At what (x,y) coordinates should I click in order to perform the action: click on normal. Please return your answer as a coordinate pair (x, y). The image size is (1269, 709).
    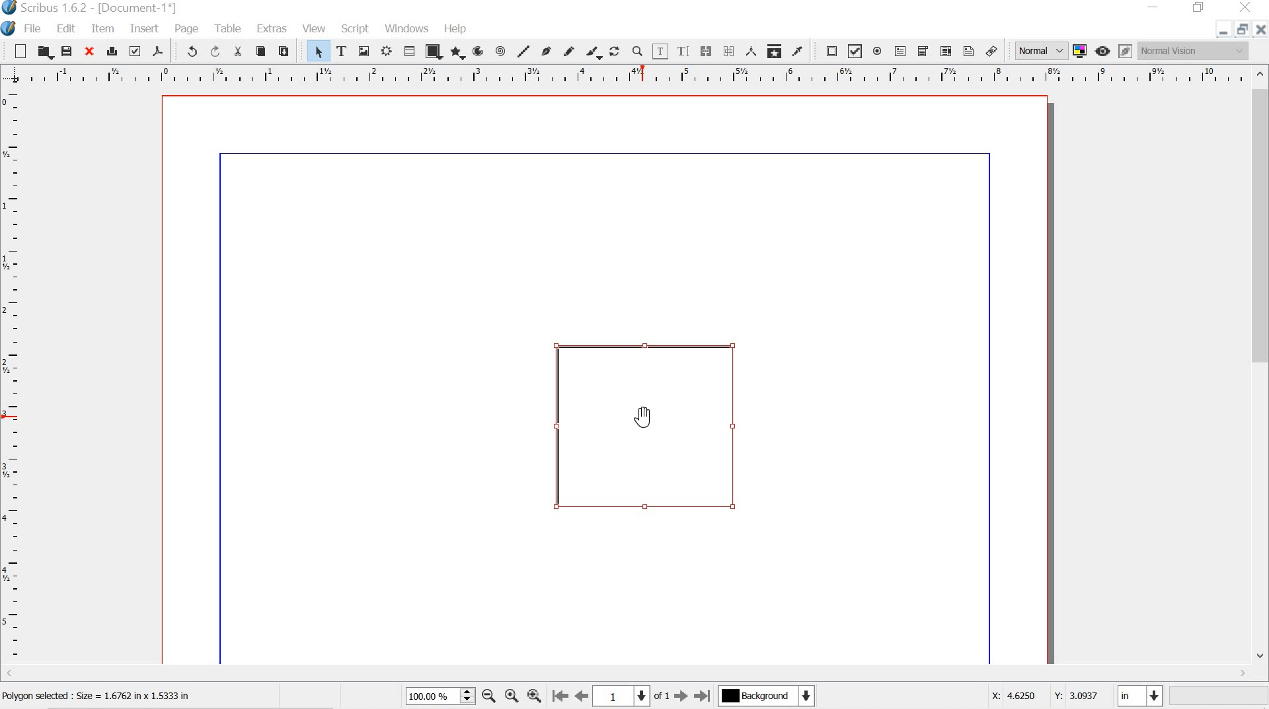
    Looking at the image, I should click on (1040, 49).